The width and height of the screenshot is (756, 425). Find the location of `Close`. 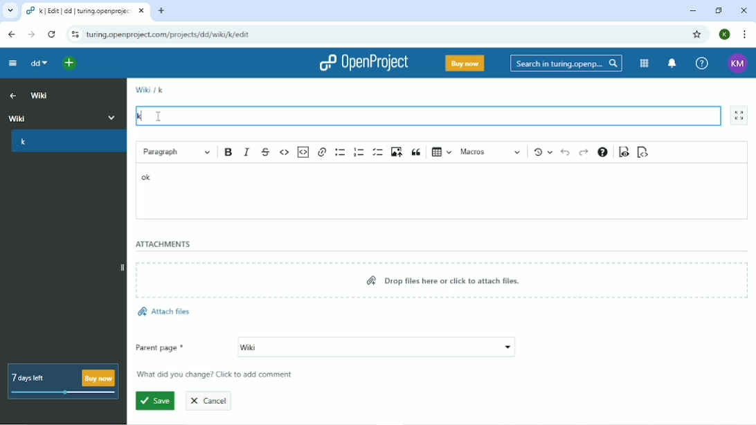

Close is located at coordinates (743, 10).